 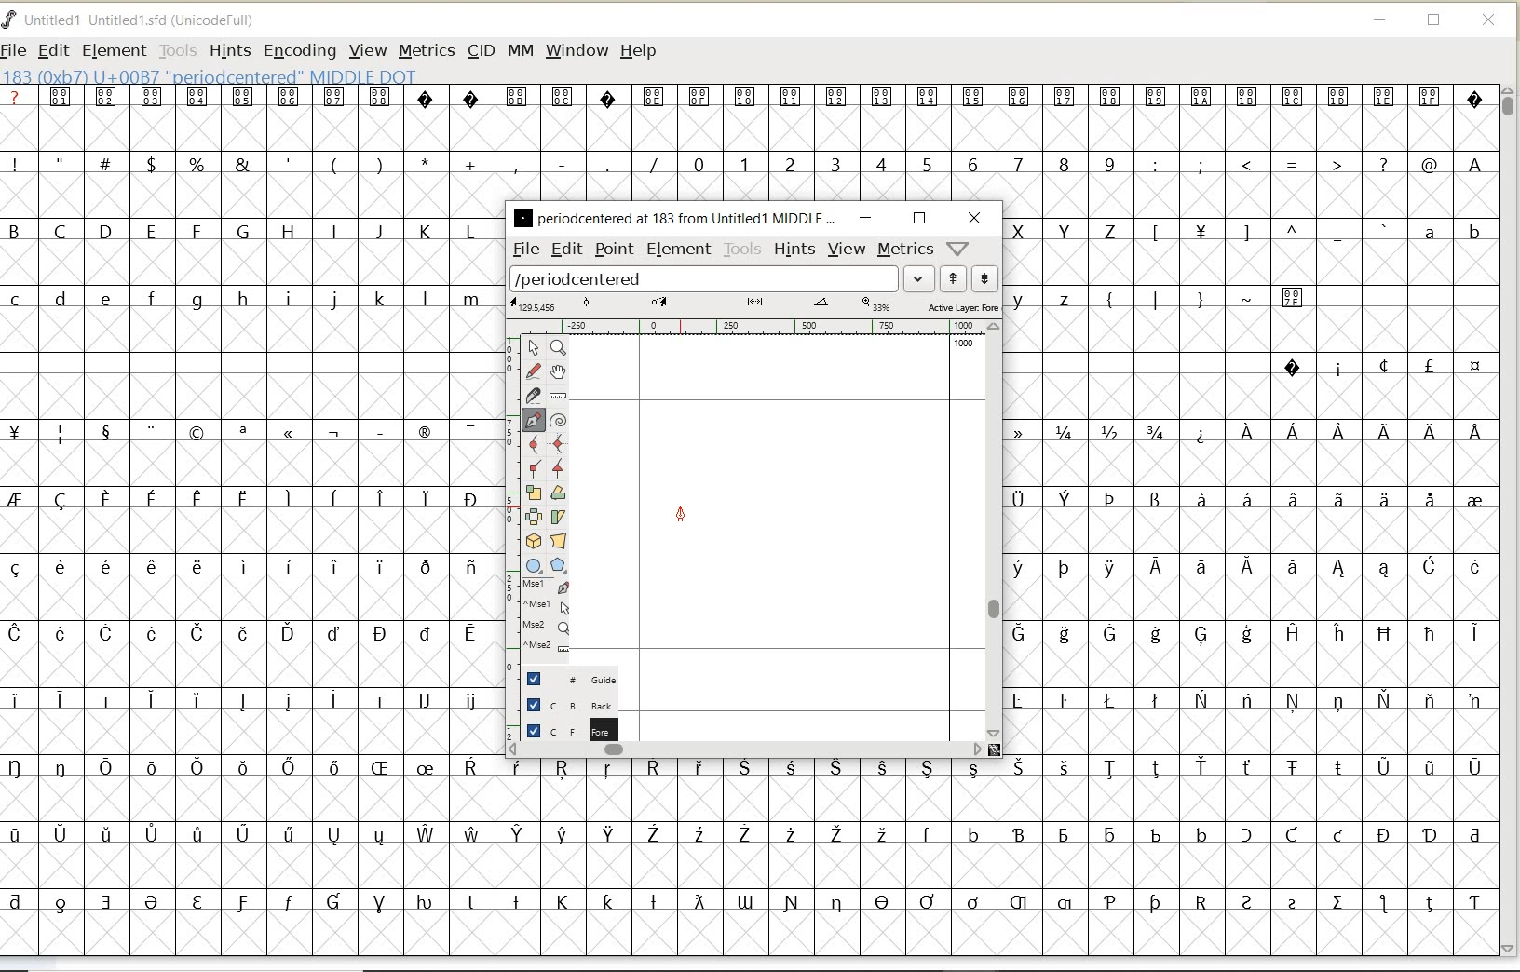 I want to click on Add a corner point, so click(x=533, y=467).